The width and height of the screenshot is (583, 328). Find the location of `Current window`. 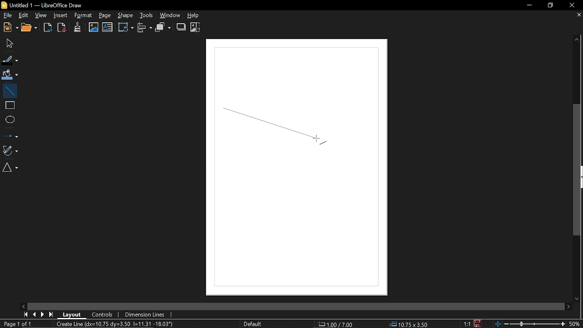

Current window is located at coordinates (46, 5).